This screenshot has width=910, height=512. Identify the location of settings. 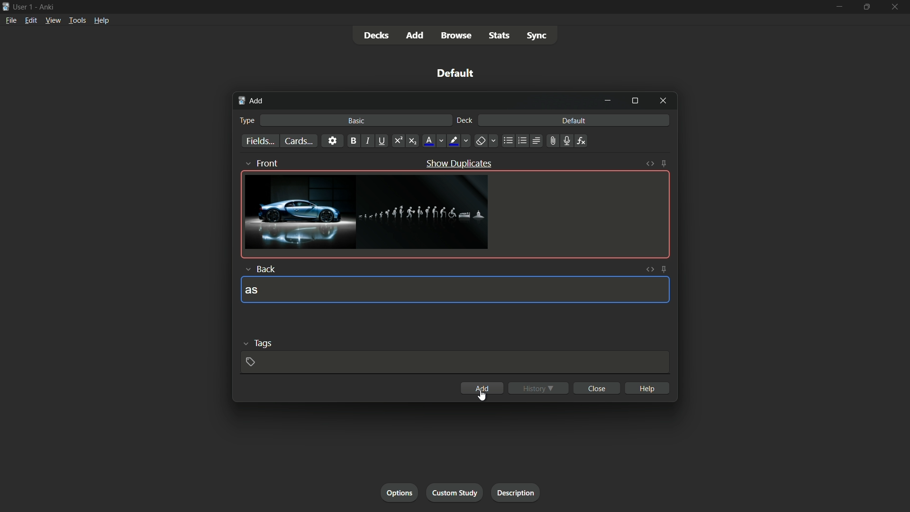
(332, 140).